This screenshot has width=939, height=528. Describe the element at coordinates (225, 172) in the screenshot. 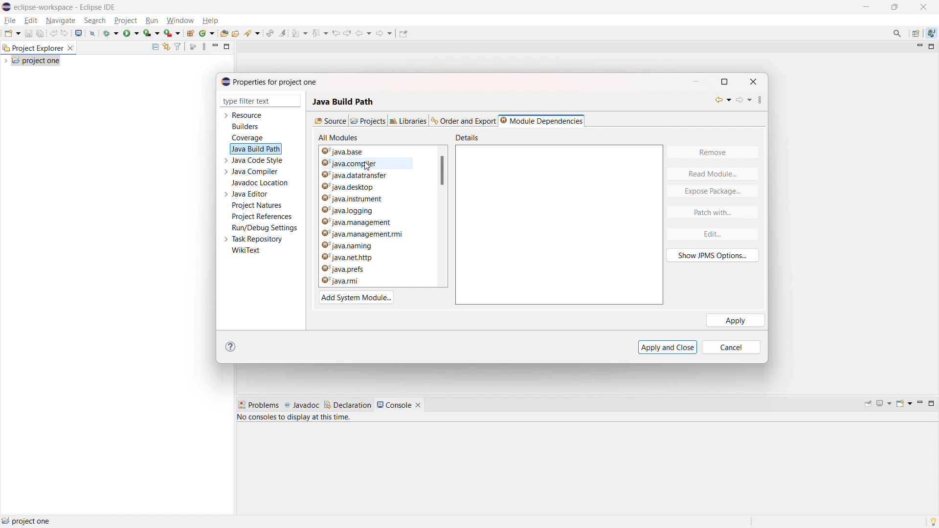

I see `expand java compiler` at that location.